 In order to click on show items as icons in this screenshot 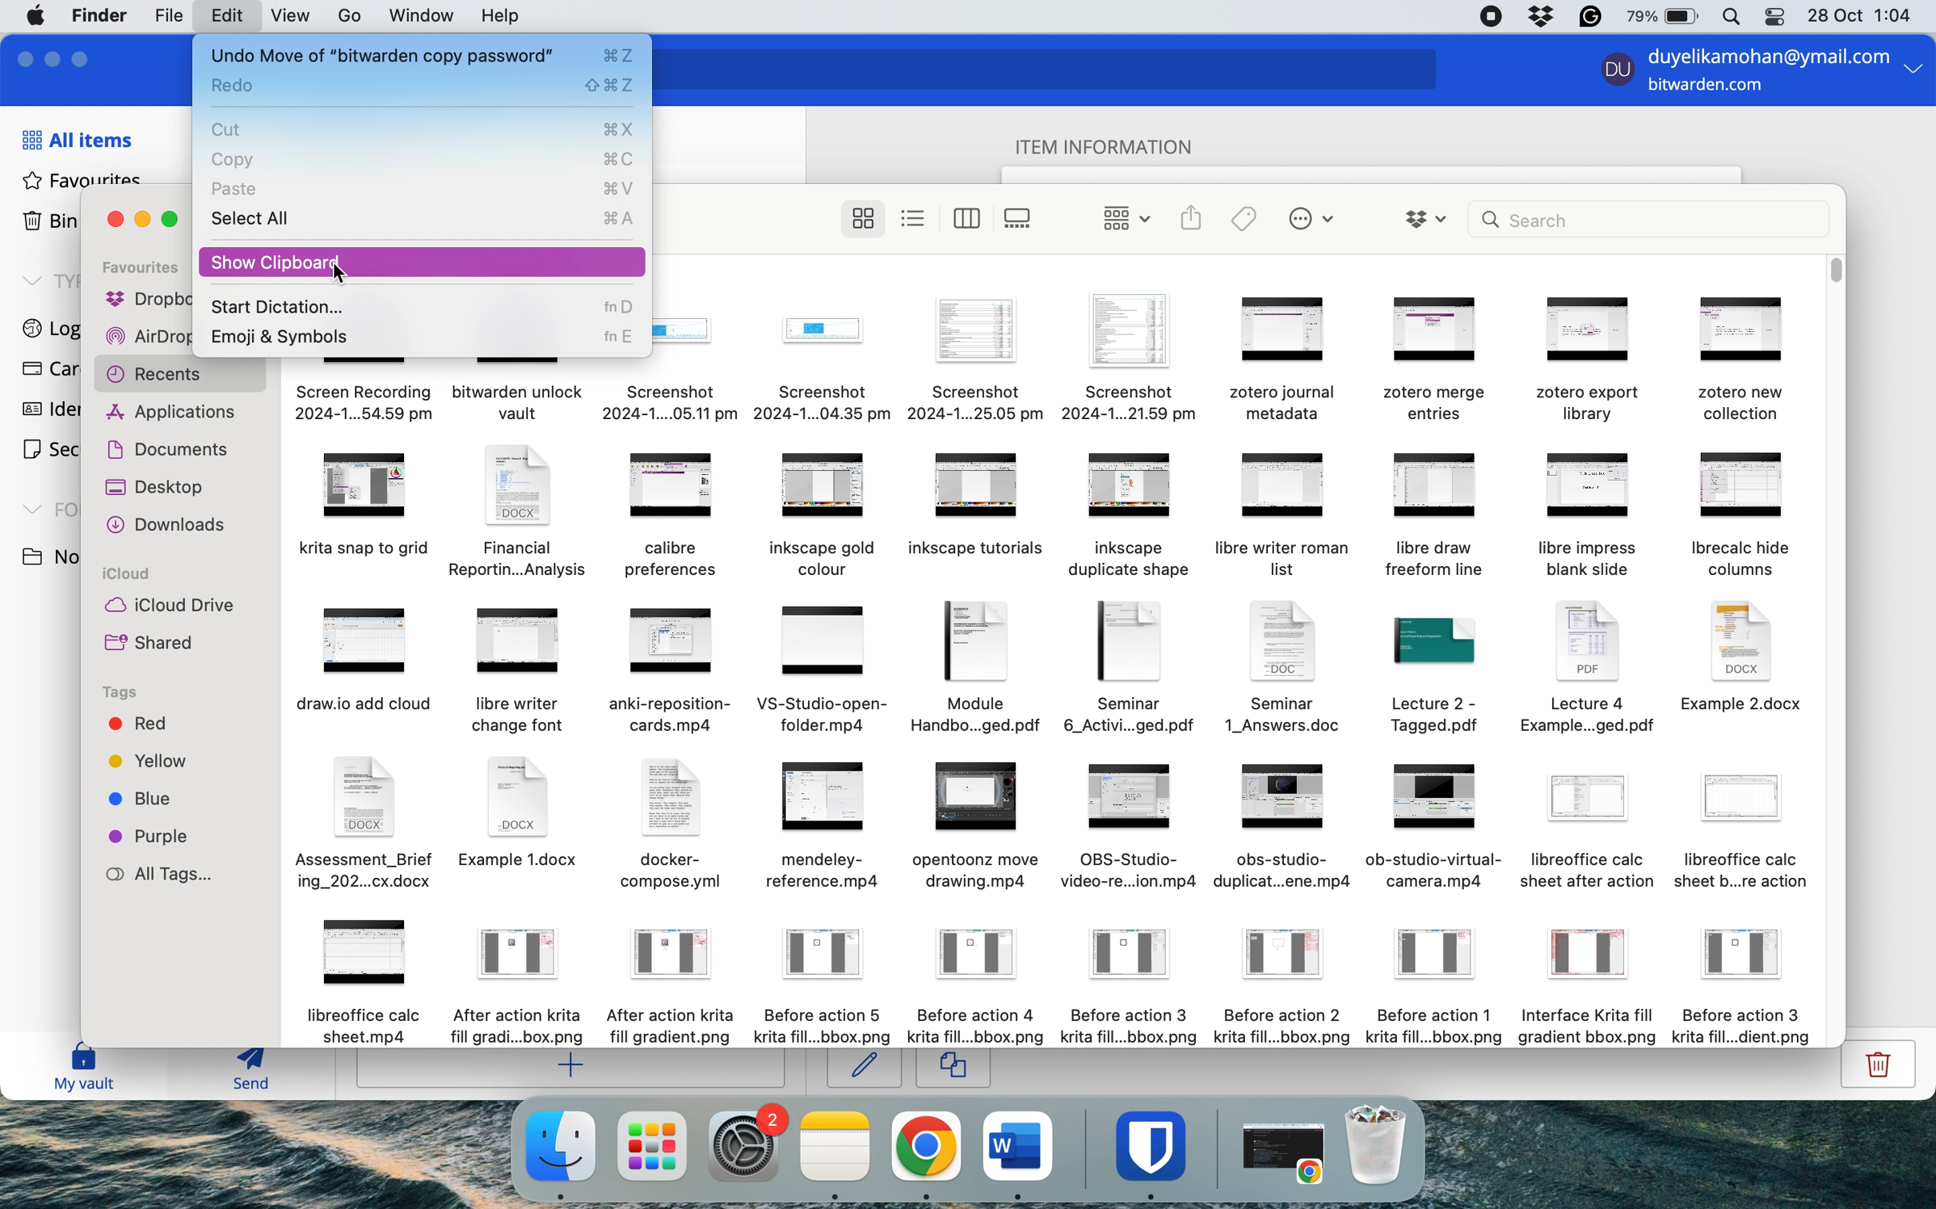, I will do `click(862, 219)`.